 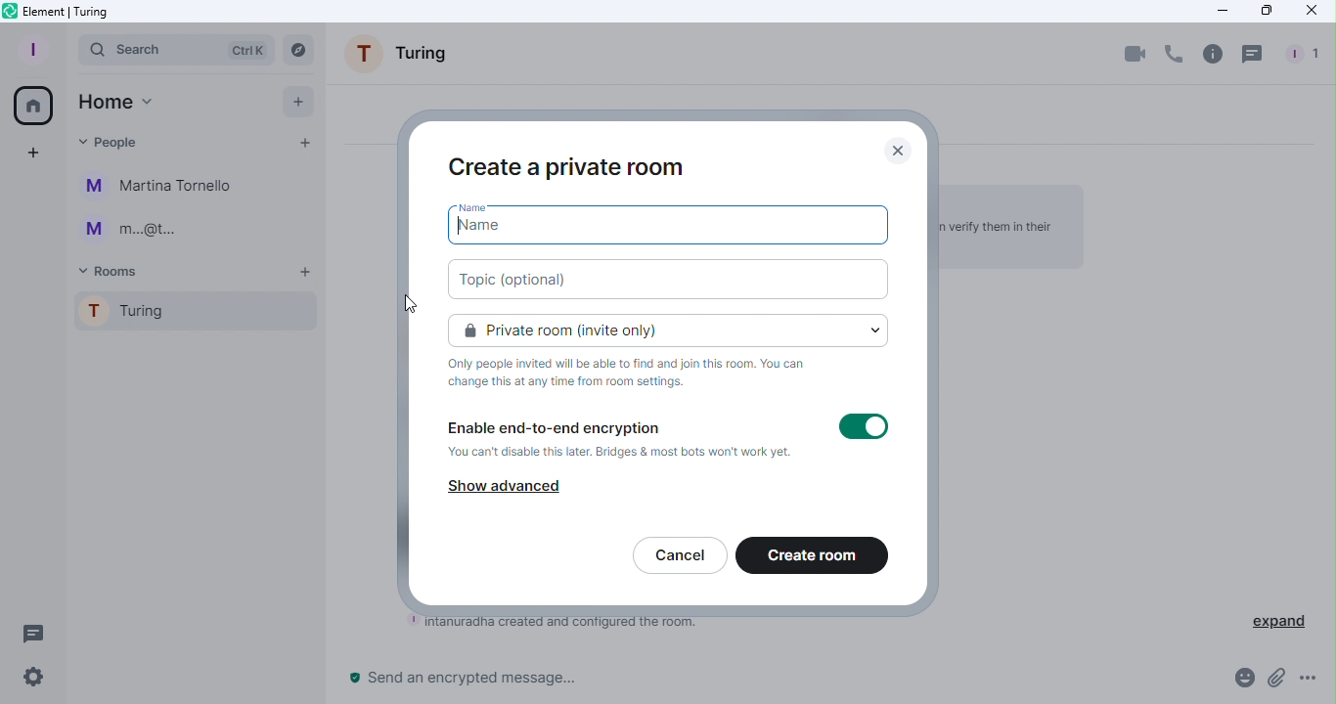 I want to click on Minimize, so click(x=1218, y=11).